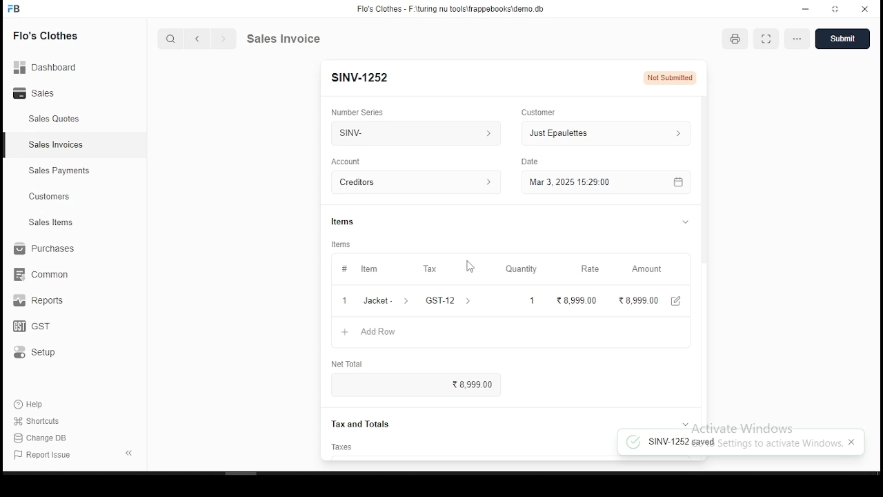 This screenshot has height=497, width=883. I want to click on scan, so click(768, 39).